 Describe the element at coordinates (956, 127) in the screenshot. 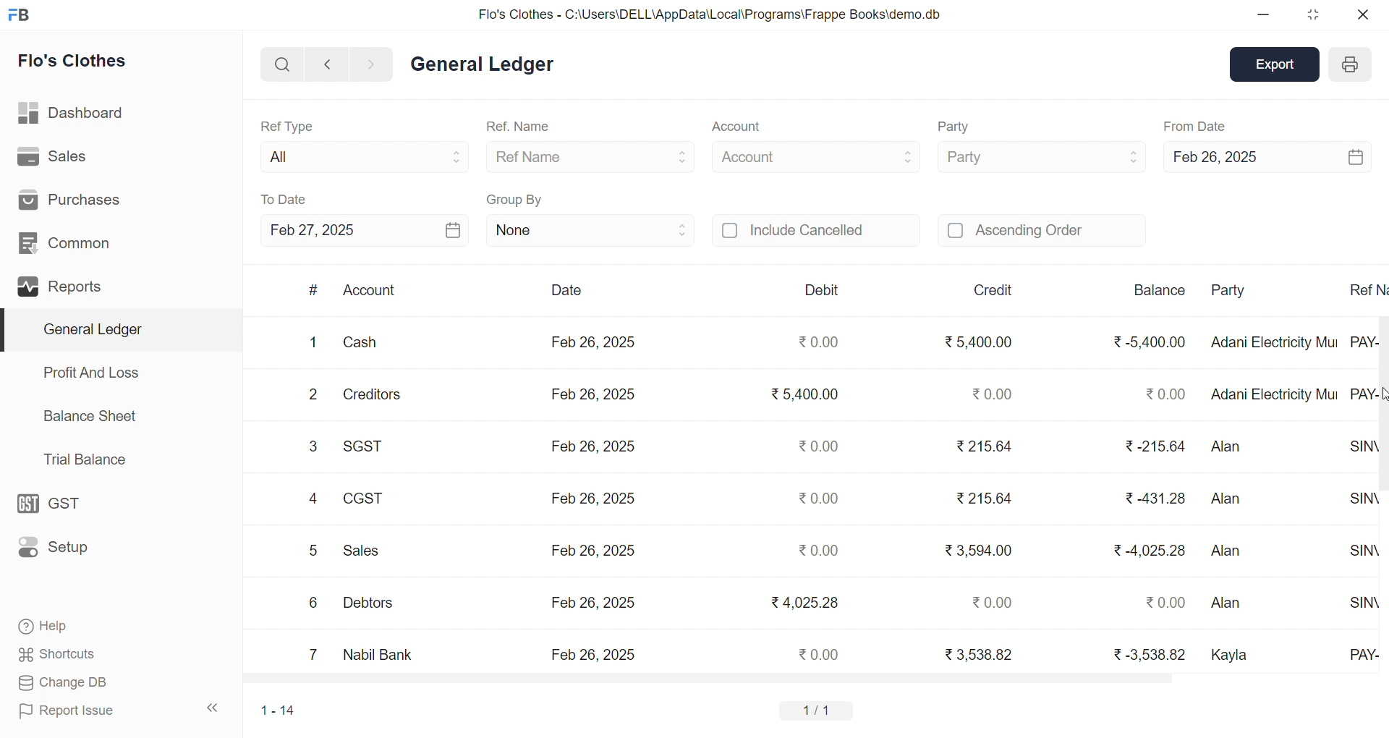

I see `Party` at that location.